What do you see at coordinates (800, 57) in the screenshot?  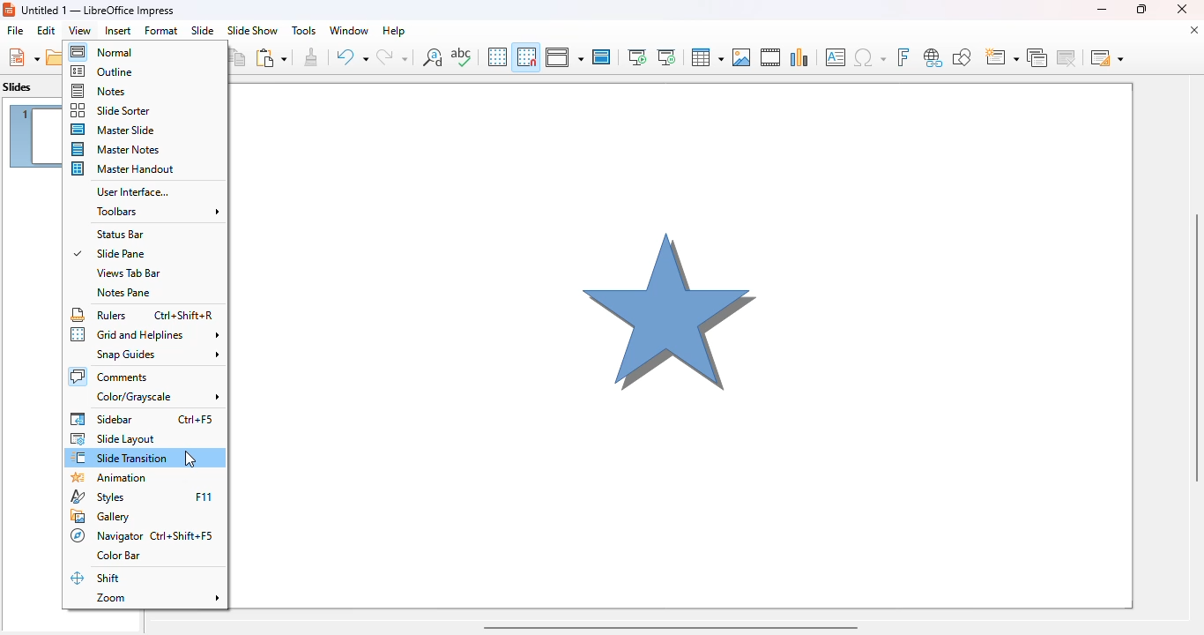 I see `insert chart` at bounding box center [800, 57].